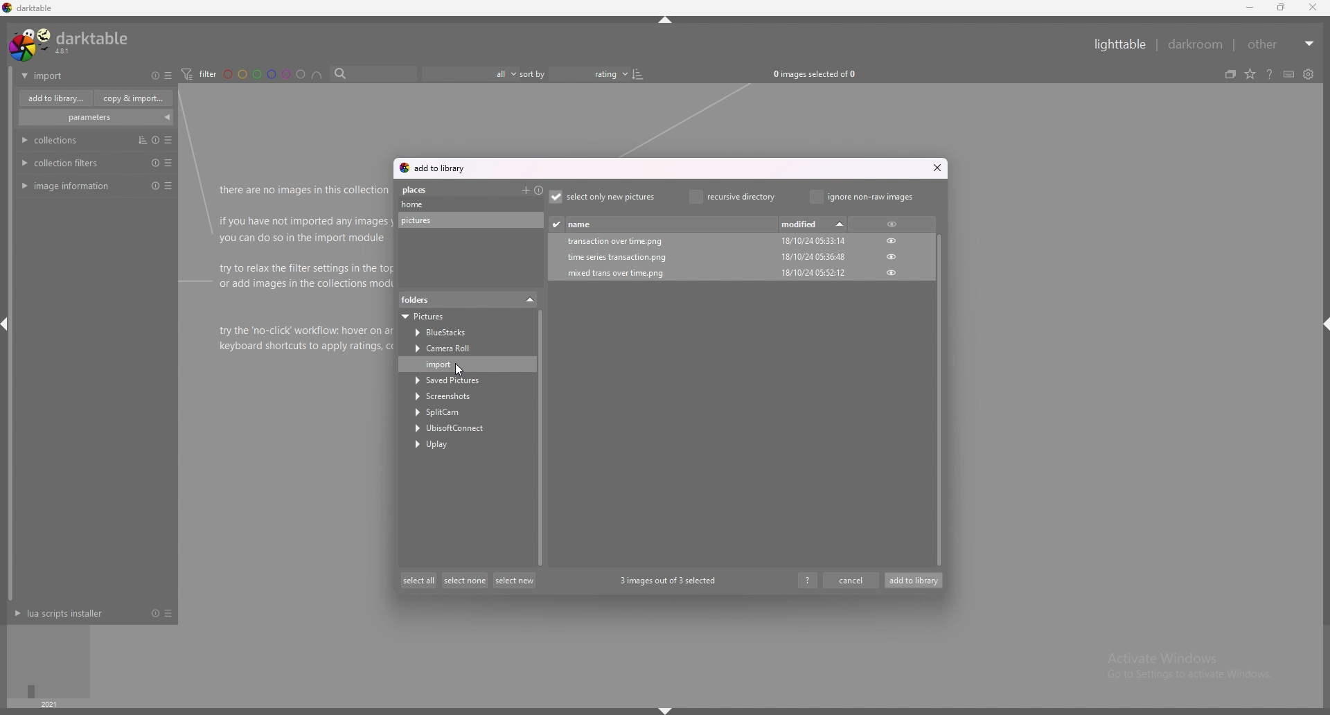 The width and height of the screenshot is (1330, 715). Describe the element at coordinates (603, 196) in the screenshot. I see `select only new pictures` at that location.